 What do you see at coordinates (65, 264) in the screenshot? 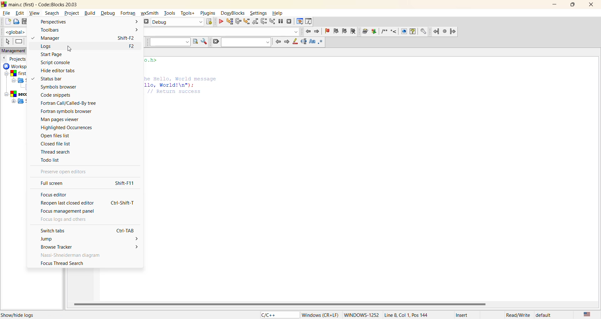
I see `focus thread search` at bounding box center [65, 264].